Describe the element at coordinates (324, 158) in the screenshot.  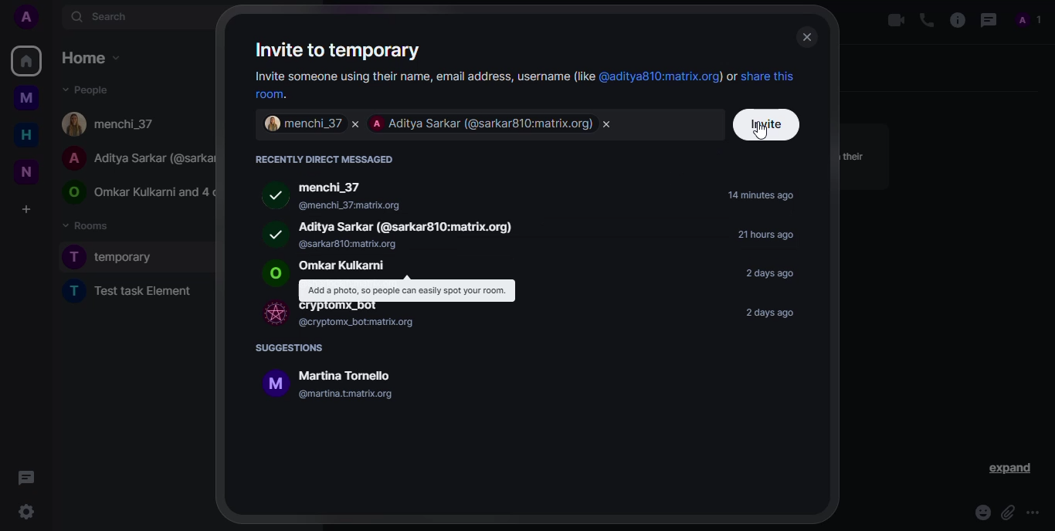
I see `recent` at that location.